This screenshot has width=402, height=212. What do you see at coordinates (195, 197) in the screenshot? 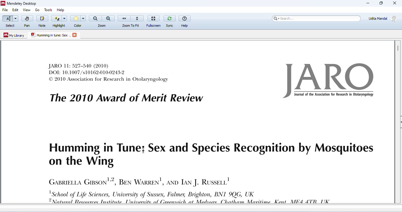
I see `“School of Life Sciences, University of Sussex, Falmer, Brighton, BN1 9QG, UK` at bounding box center [195, 197].